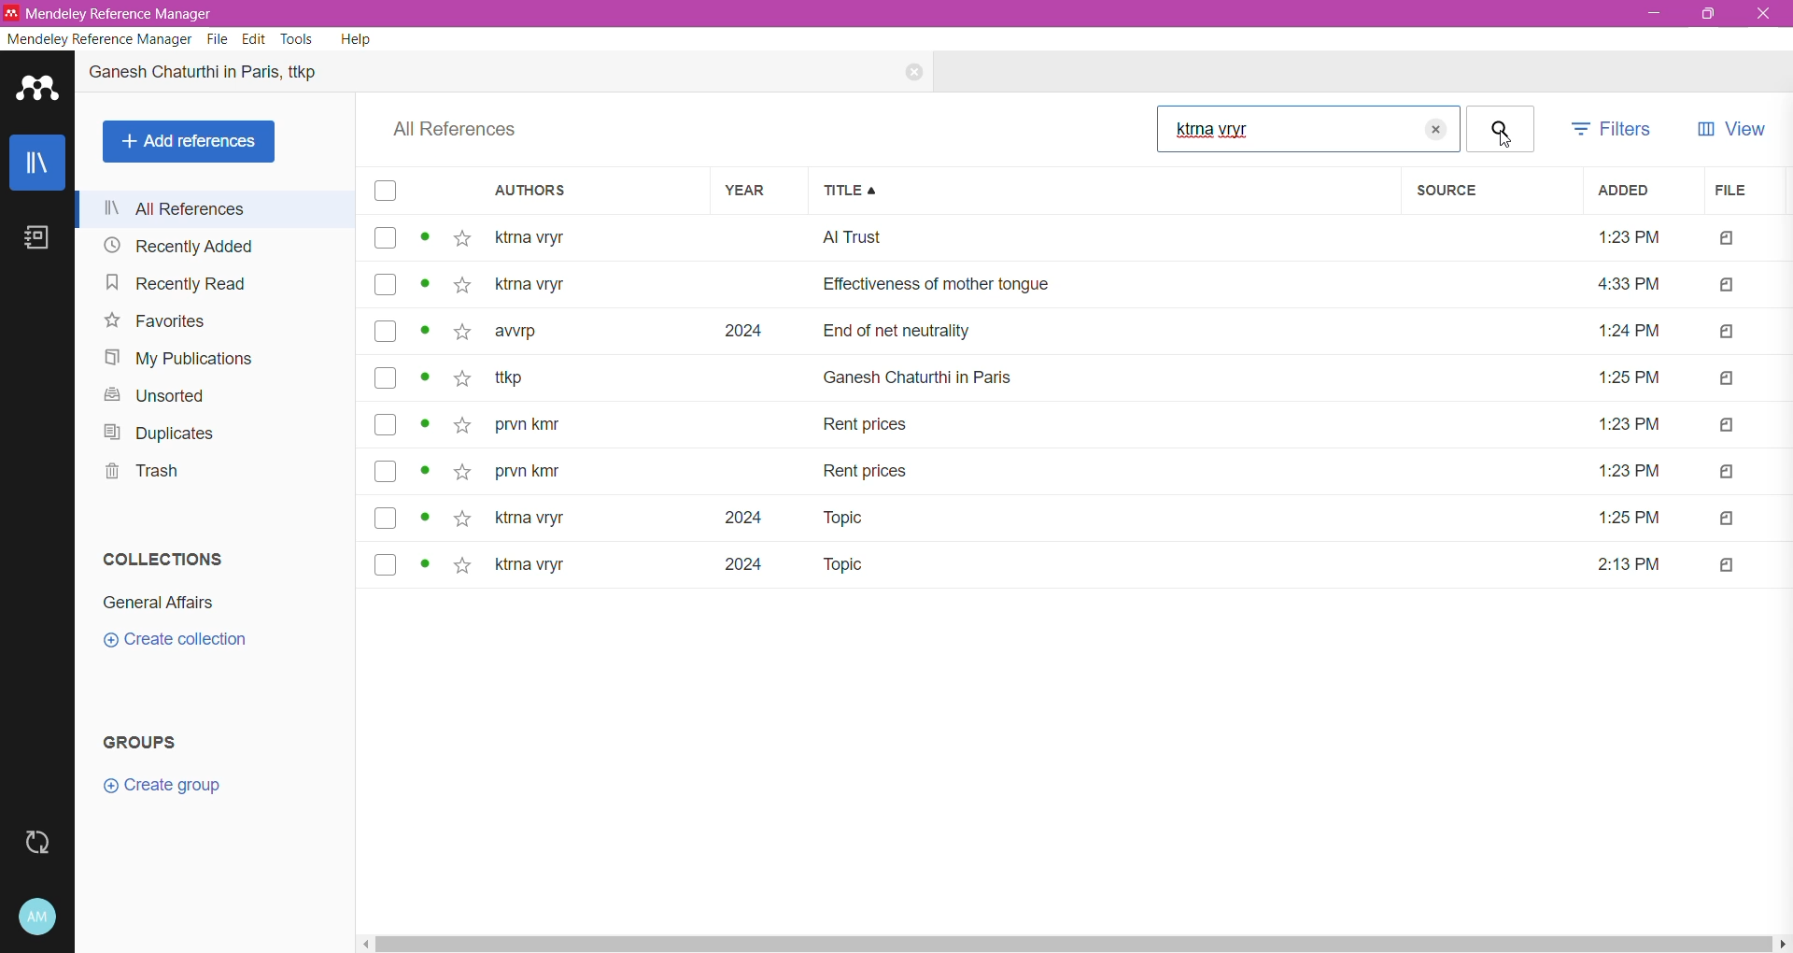 Image resolution: width=1793 pixels, height=953 pixels. What do you see at coordinates (1721, 239) in the screenshot?
I see `file type` at bounding box center [1721, 239].